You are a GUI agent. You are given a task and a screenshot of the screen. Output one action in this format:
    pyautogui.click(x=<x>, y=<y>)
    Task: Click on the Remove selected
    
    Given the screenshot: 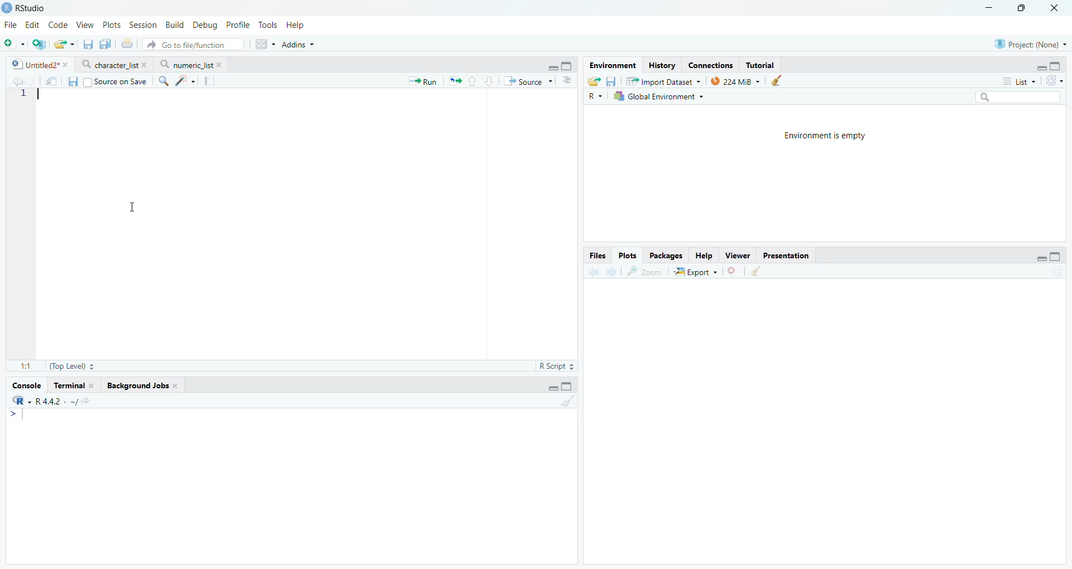 What is the action you would take?
    pyautogui.click(x=733, y=271)
    